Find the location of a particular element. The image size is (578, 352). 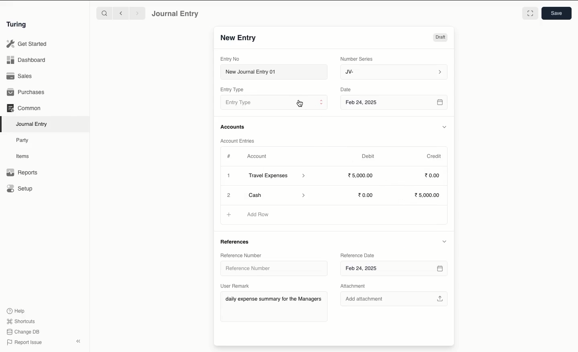

Add is located at coordinates (229, 176).